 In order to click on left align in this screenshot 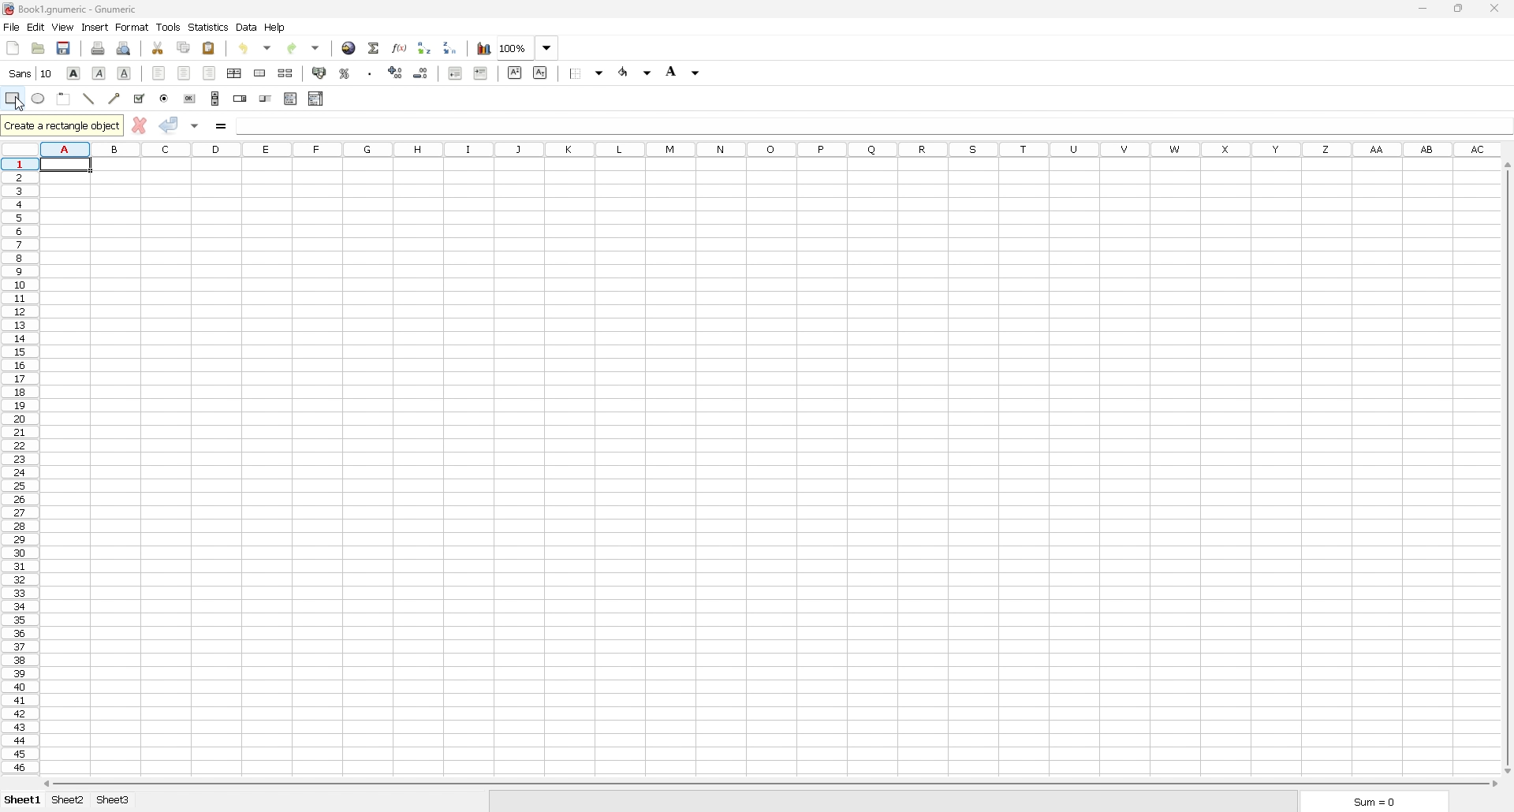, I will do `click(159, 73)`.